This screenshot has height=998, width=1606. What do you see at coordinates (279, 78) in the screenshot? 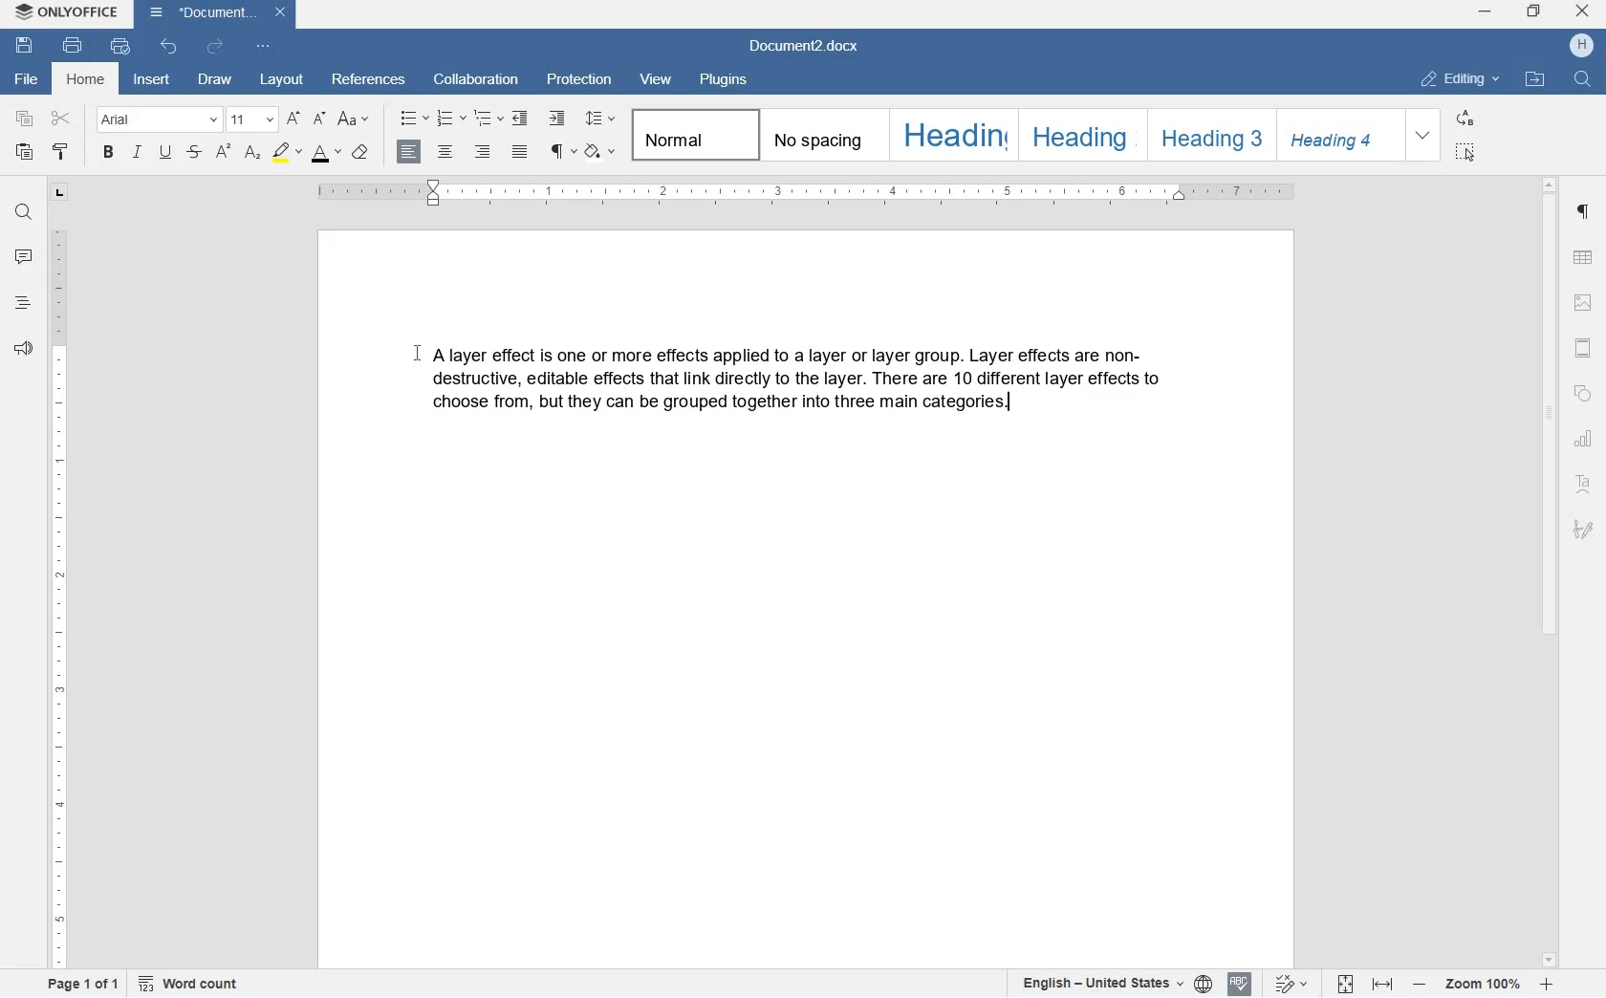
I see `layout` at bounding box center [279, 78].